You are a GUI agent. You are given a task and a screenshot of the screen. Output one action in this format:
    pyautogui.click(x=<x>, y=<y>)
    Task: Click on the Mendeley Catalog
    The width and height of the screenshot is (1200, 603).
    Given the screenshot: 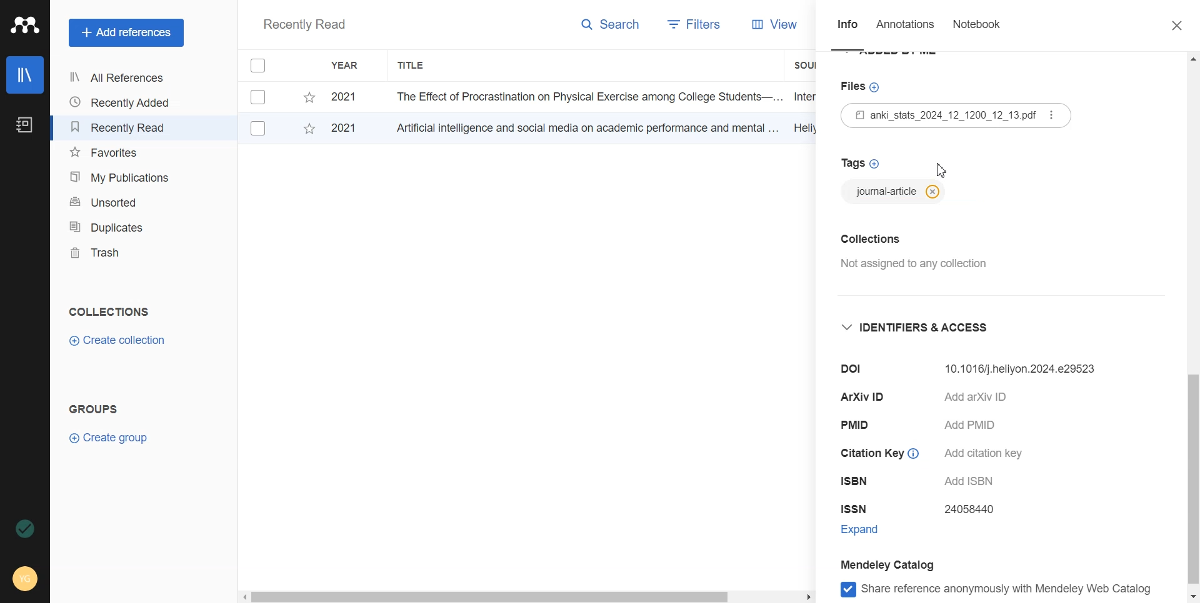 What is the action you would take?
    pyautogui.click(x=909, y=567)
    